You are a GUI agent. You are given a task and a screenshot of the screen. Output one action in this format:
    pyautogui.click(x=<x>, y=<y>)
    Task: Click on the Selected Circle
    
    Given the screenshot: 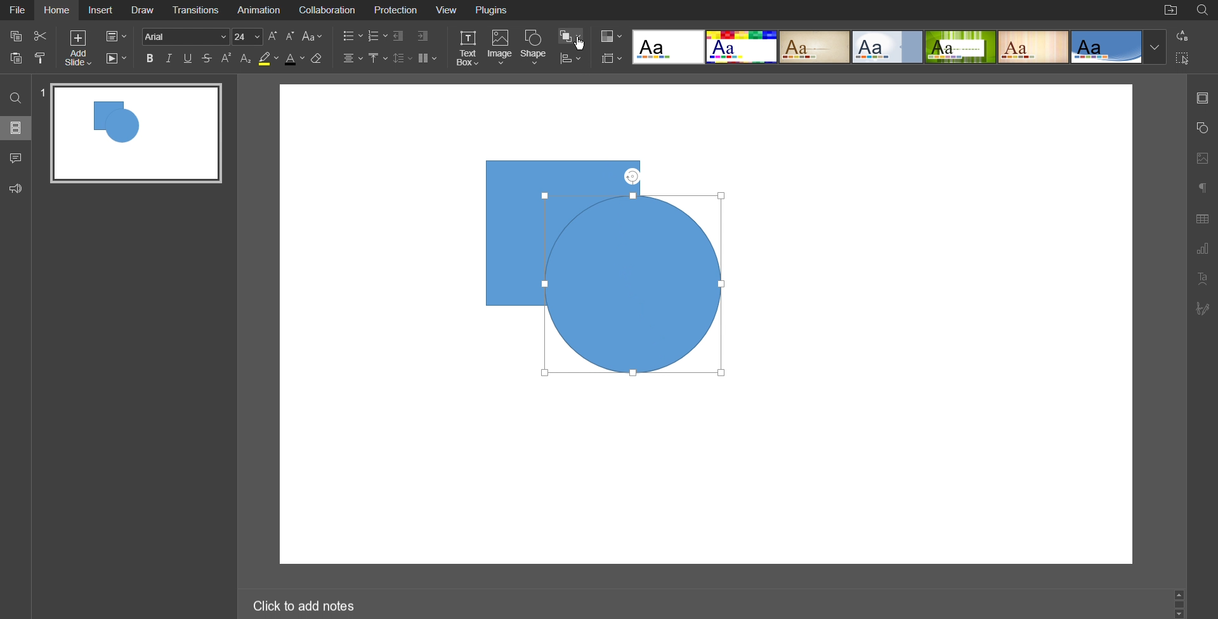 What is the action you would take?
    pyautogui.click(x=635, y=285)
    